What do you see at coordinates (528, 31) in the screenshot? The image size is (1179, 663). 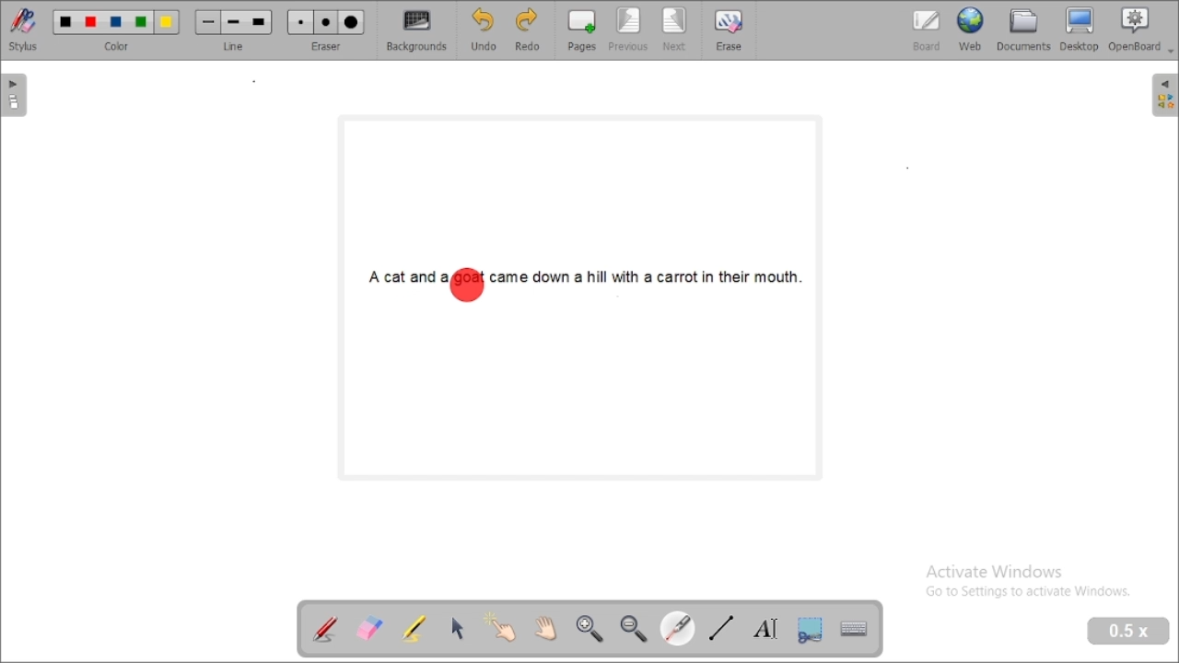 I see `redo` at bounding box center [528, 31].